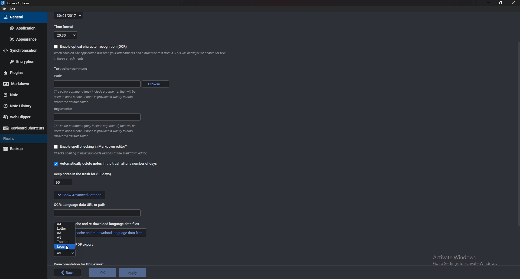  What do you see at coordinates (64, 233) in the screenshot?
I see `A3` at bounding box center [64, 233].